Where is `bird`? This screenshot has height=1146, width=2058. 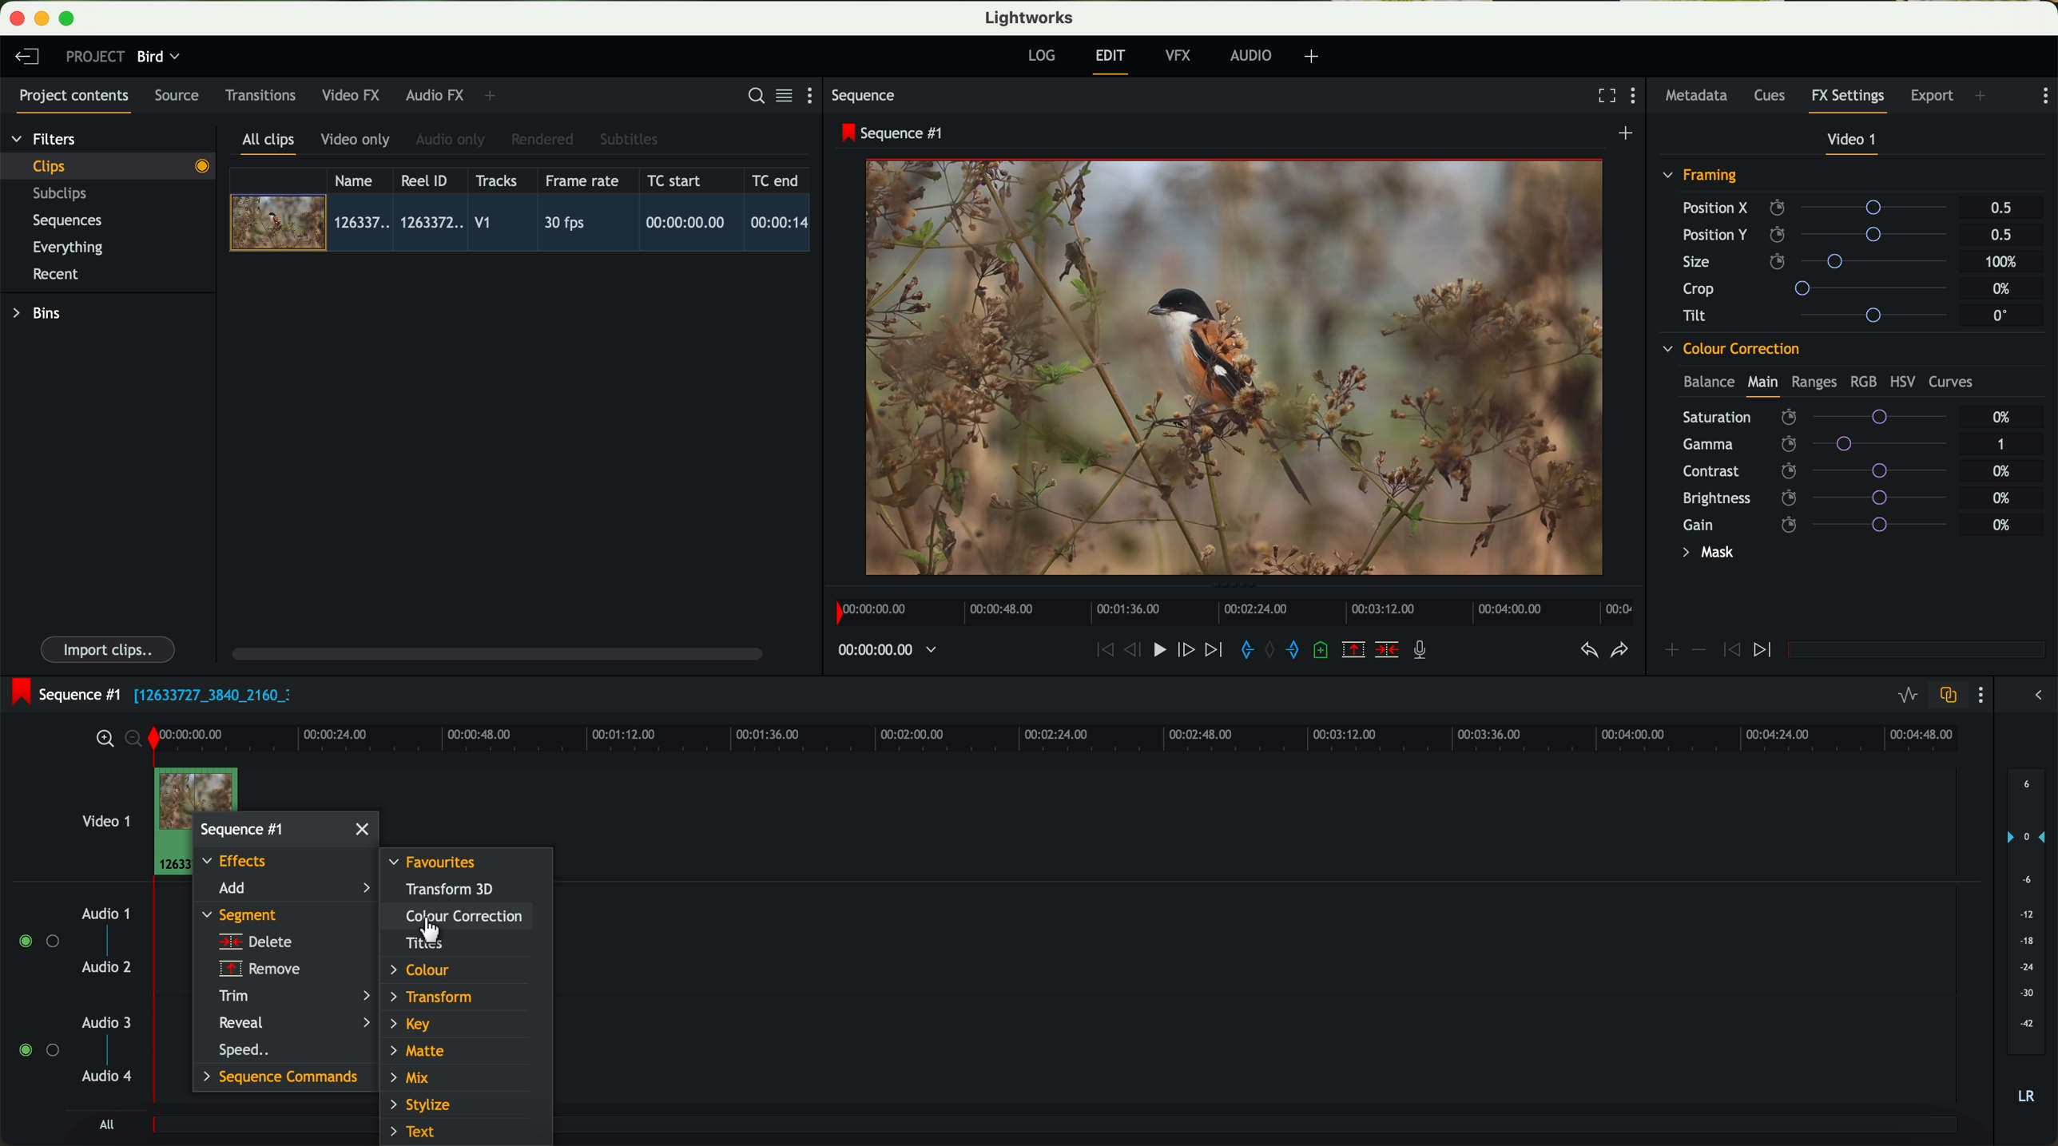
bird is located at coordinates (158, 57).